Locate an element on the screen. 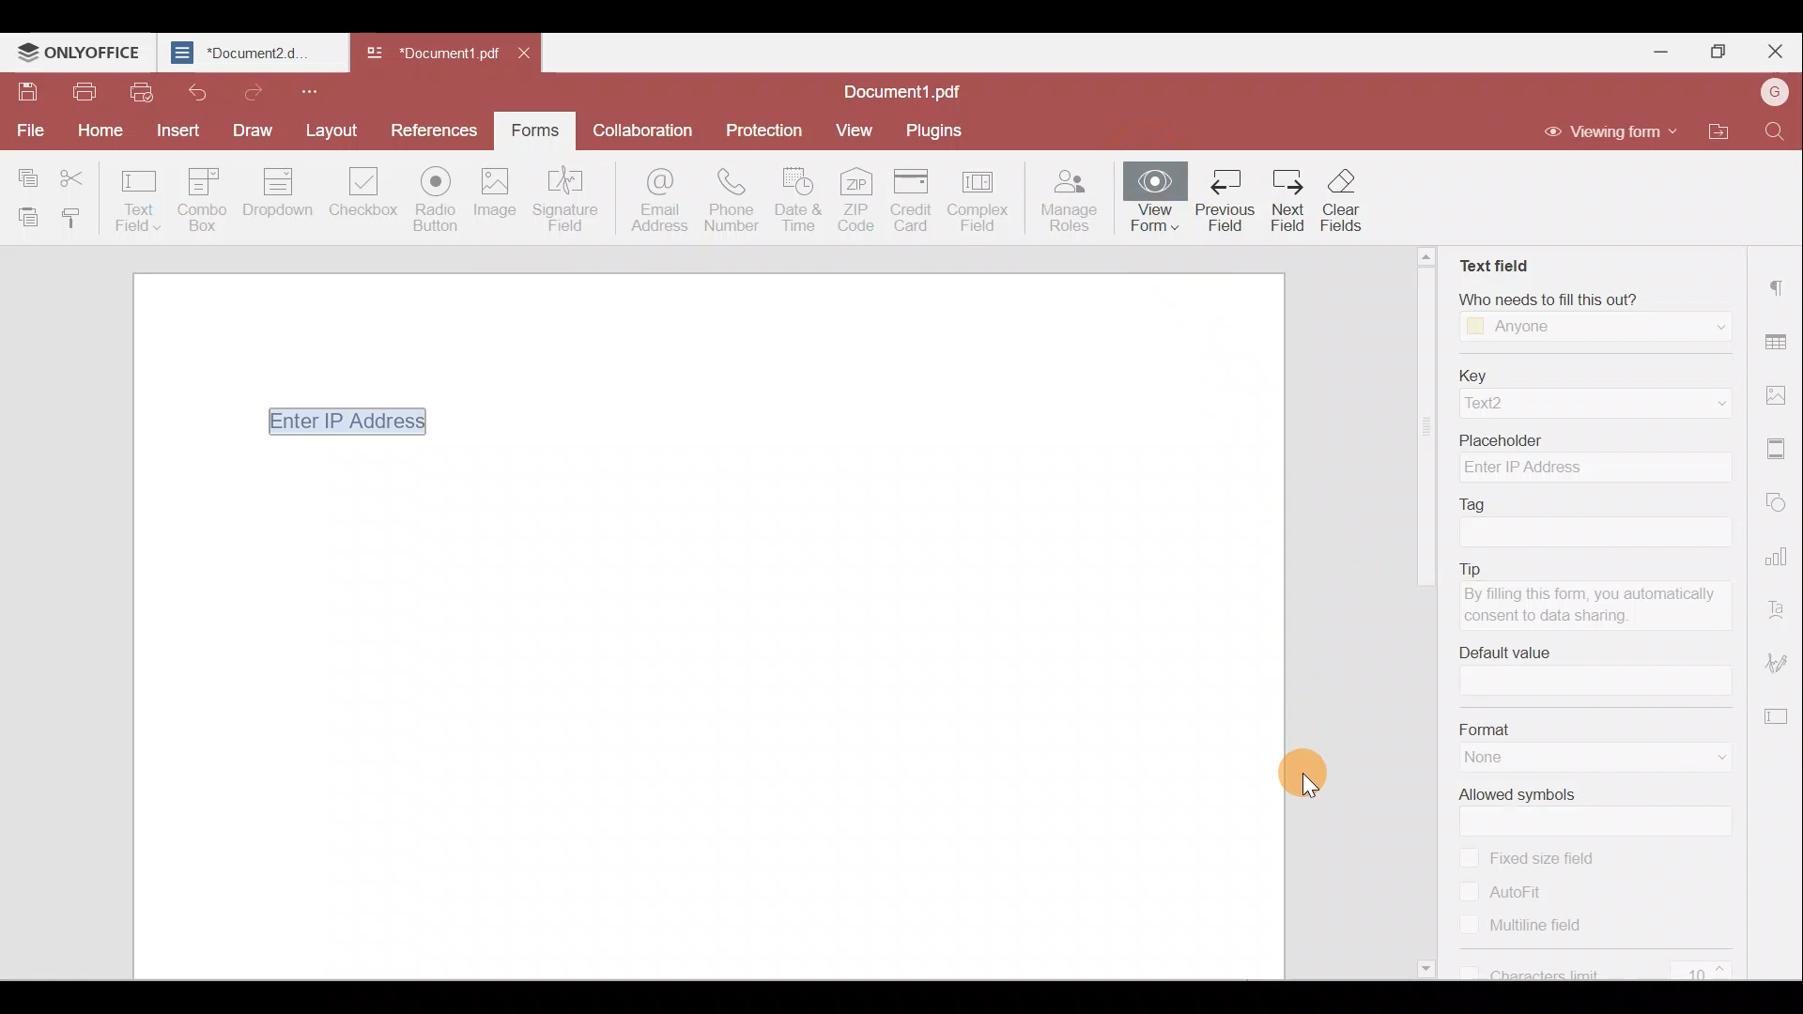 Image resolution: width=1803 pixels, height=1014 pixels. Copy is located at coordinates (26, 171).